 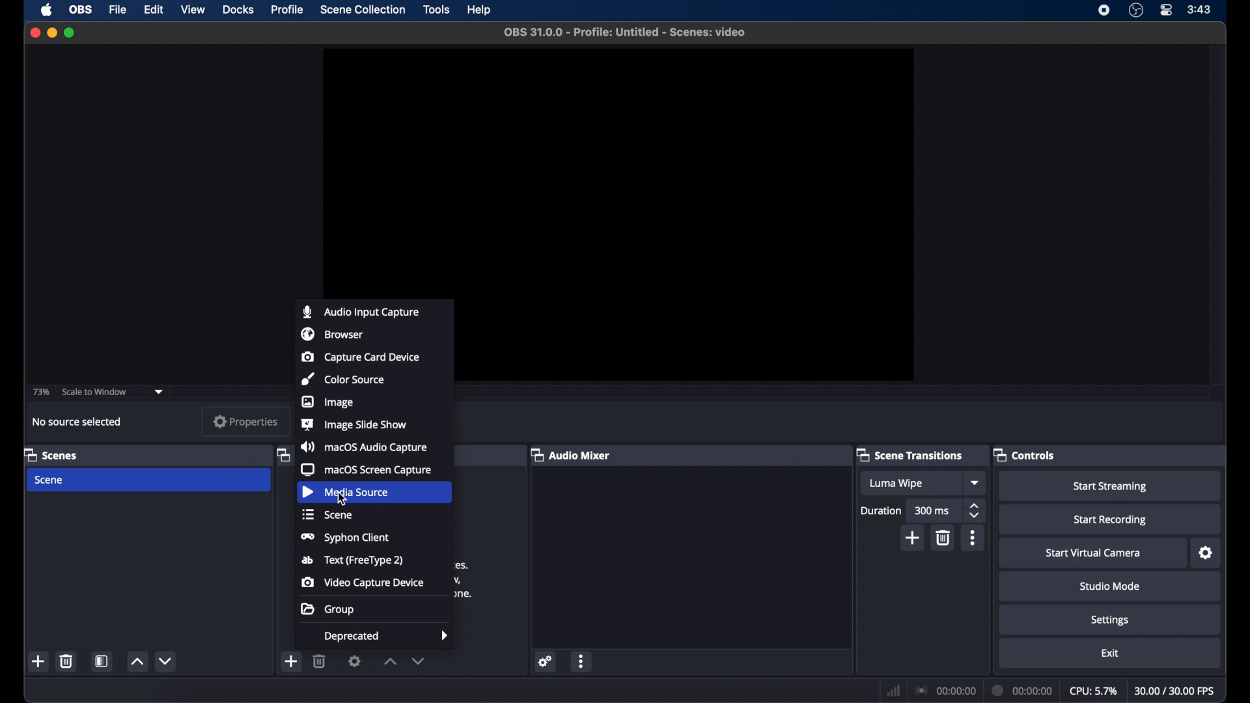 I want to click on dropdown, so click(x=976, y=482).